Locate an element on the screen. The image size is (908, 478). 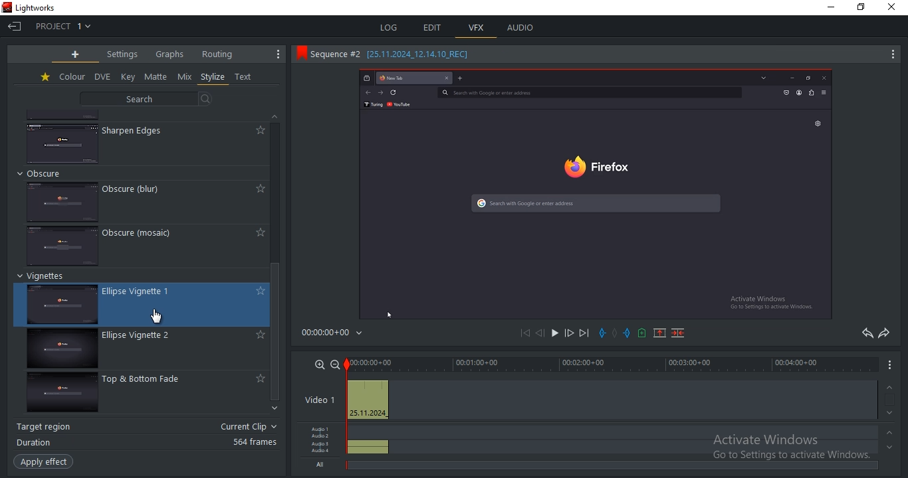
Restore is located at coordinates (865, 6).